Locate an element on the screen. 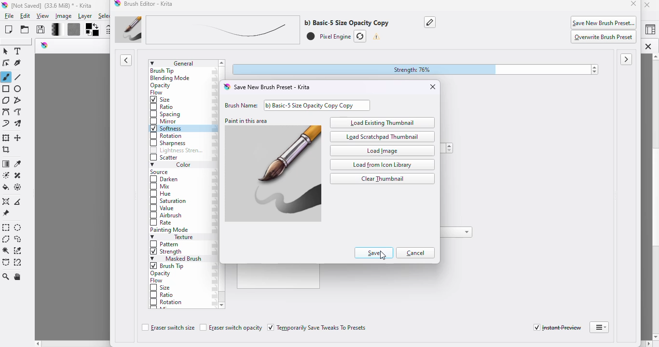 This screenshot has height=347, width=659. darken is located at coordinates (165, 180).